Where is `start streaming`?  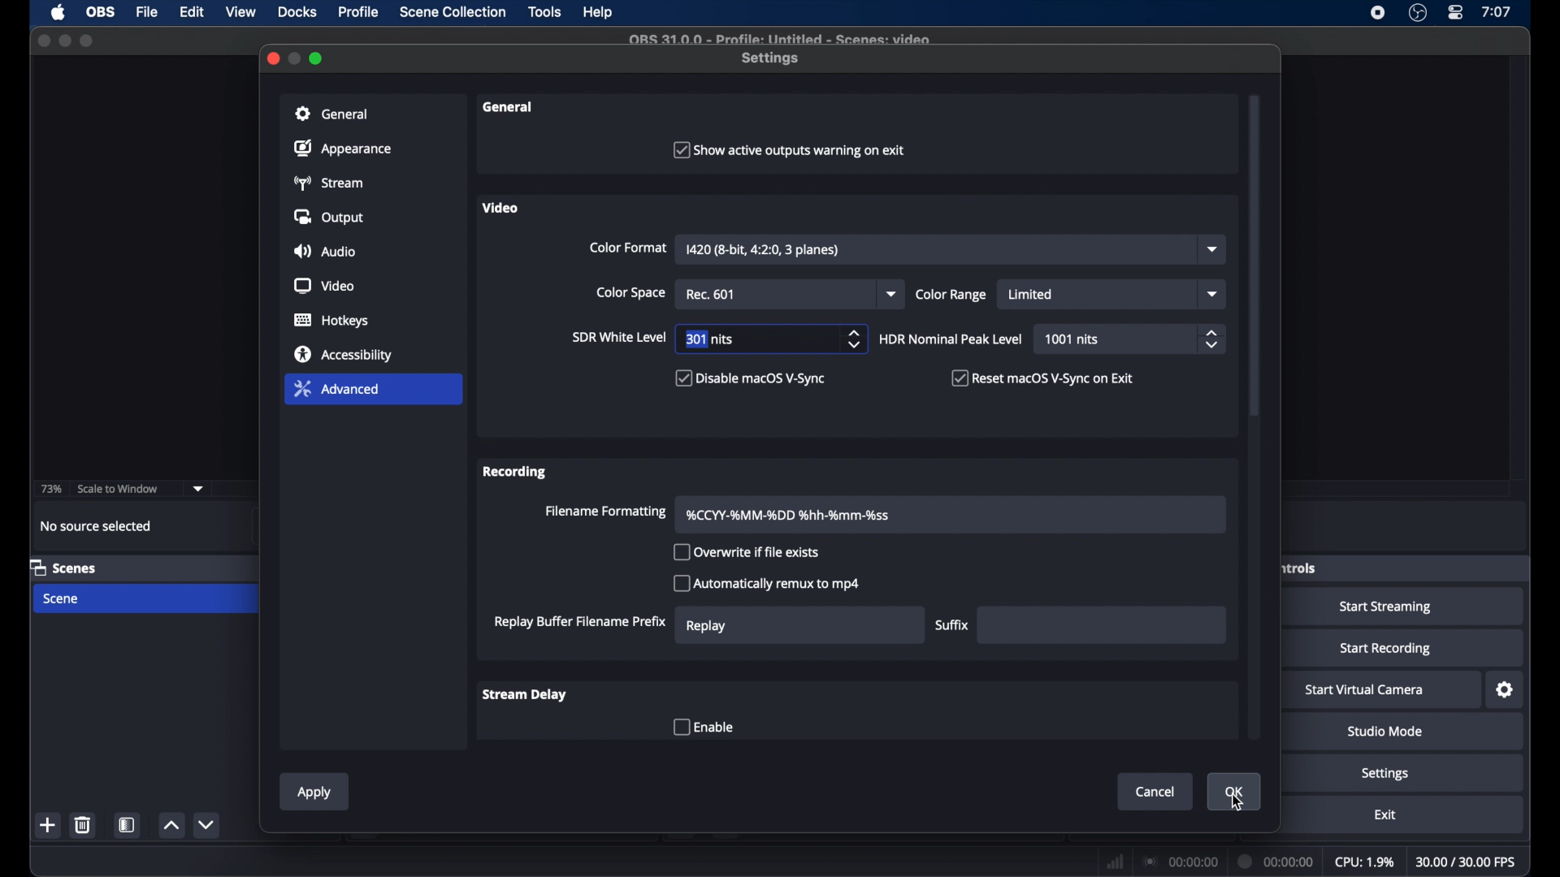
start streaming is located at coordinates (1386, 607).